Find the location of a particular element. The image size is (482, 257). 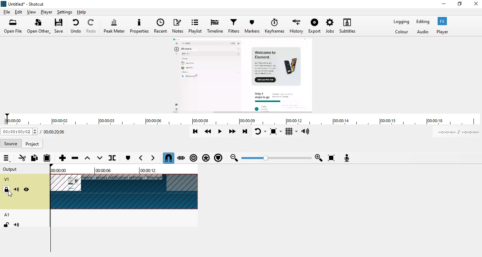

save is located at coordinates (60, 26).